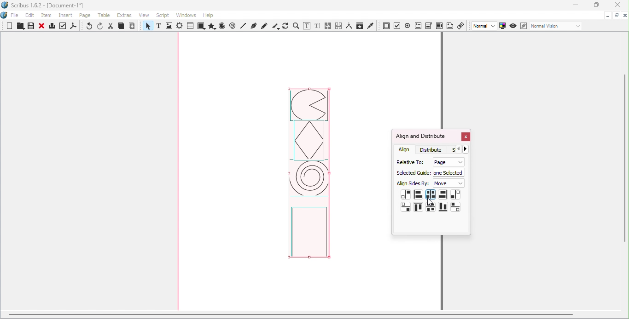 This screenshot has height=319, width=629. What do you see at coordinates (455, 206) in the screenshot?
I see `Align tops of items to bottom of anchor` at bounding box center [455, 206].